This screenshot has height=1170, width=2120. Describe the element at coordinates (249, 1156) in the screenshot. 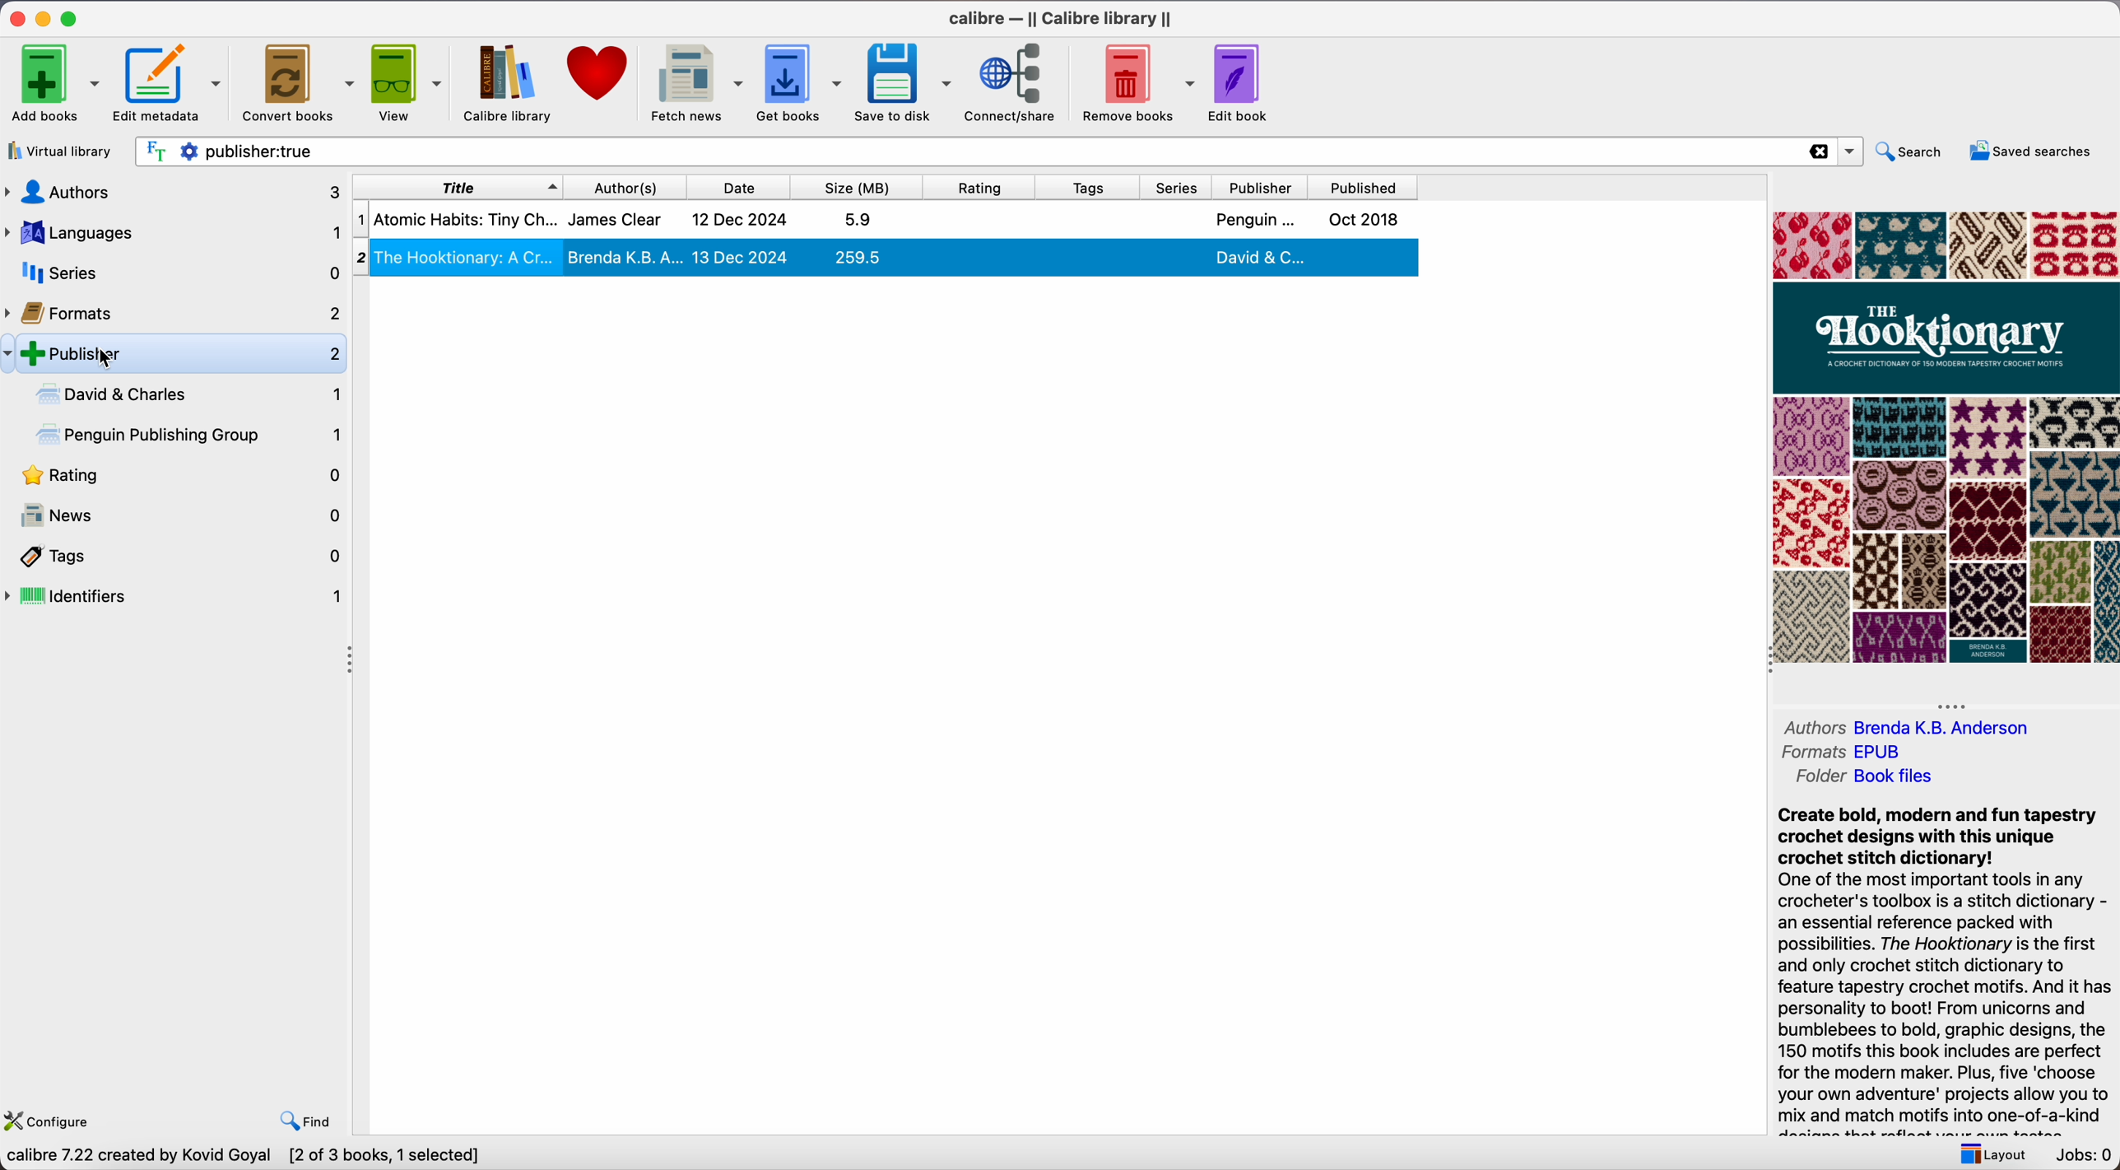

I see `calibre 7.22 created by Kovid Goyal [1 of 3 books, 1 selected]` at that location.